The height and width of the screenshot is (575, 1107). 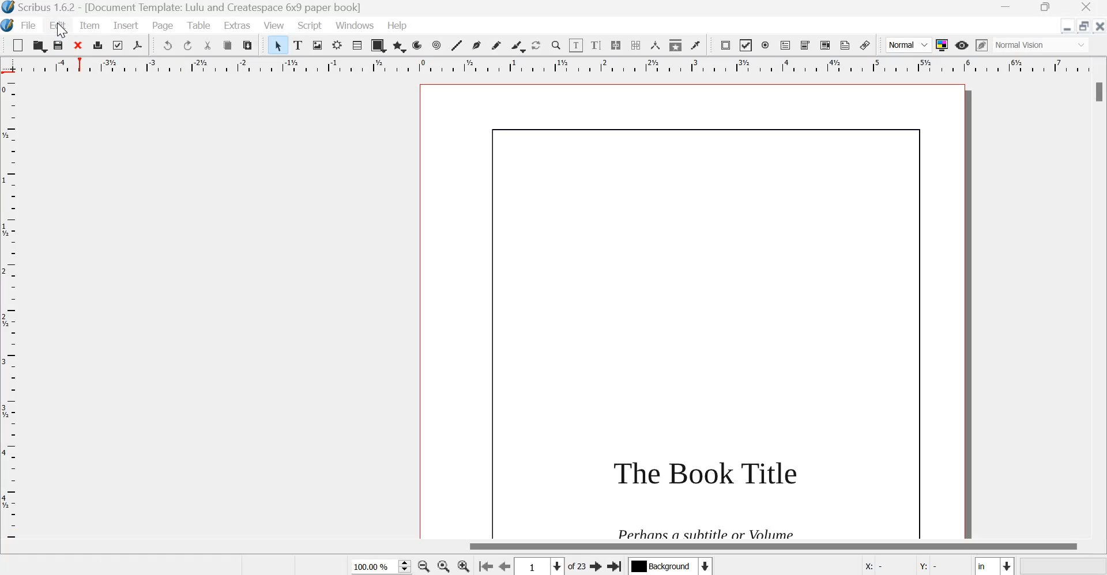 What do you see at coordinates (40, 46) in the screenshot?
I see `open` at bounding box center [40, 46].